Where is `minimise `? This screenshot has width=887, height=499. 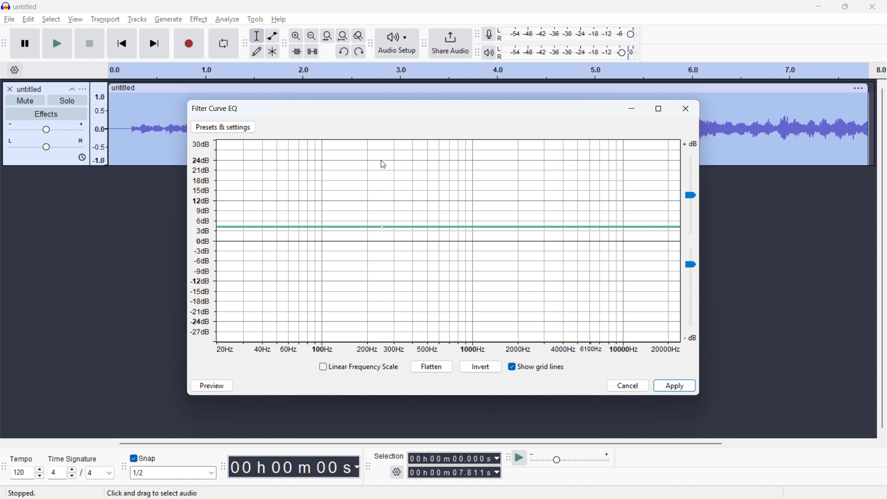
minimise  is located at coordinates (631, 108).